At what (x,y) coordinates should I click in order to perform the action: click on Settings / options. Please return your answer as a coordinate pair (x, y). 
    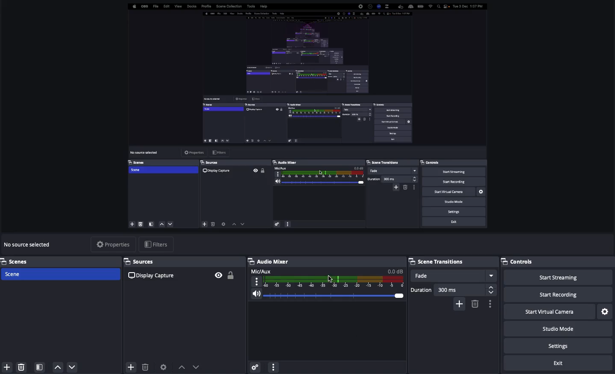
    Looking at the image, I should click on (491, 304).